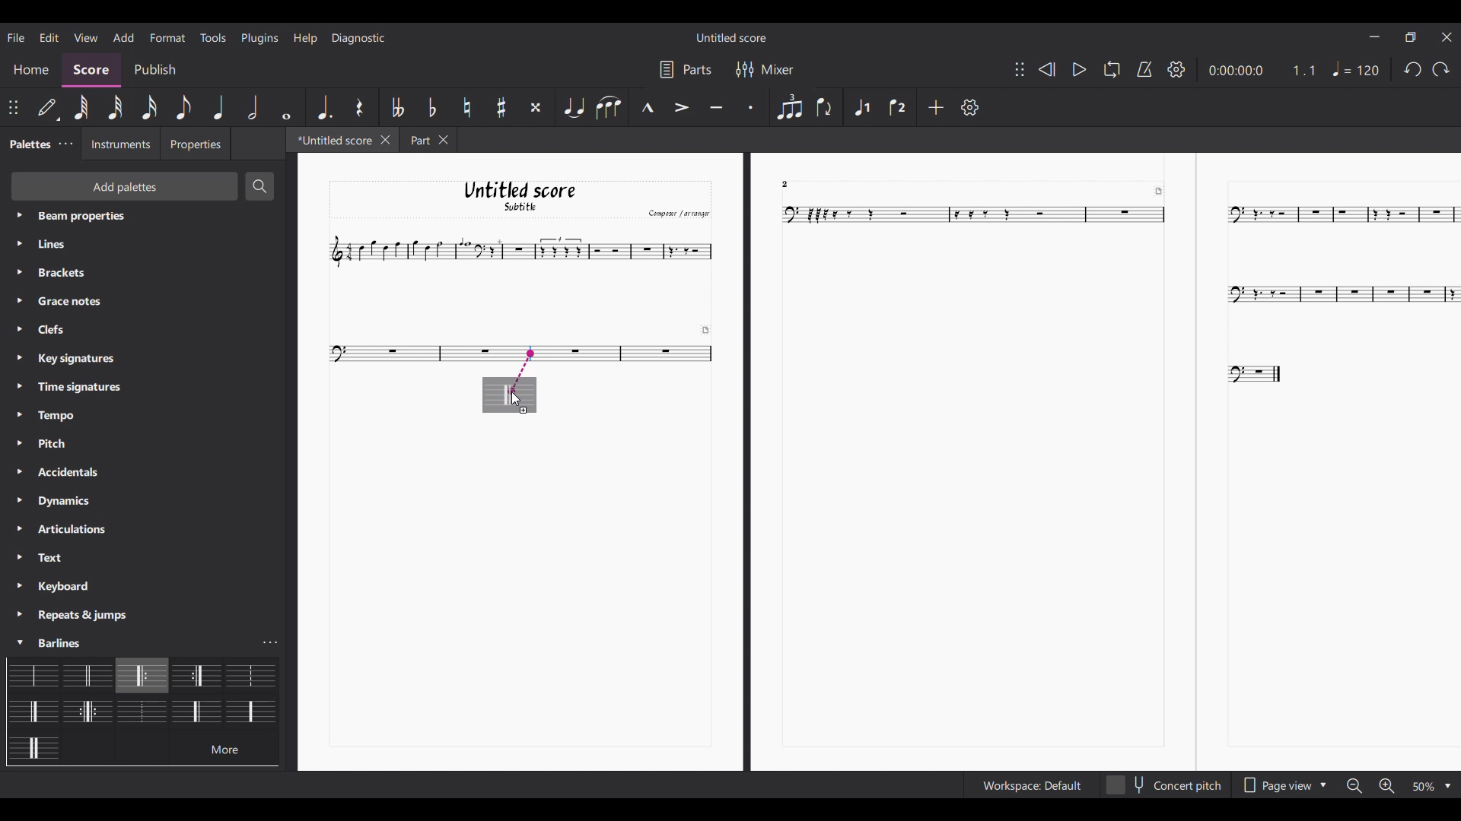 This screenshot has width=1461, height=821. I want to click on View menu, so click(86, 36).